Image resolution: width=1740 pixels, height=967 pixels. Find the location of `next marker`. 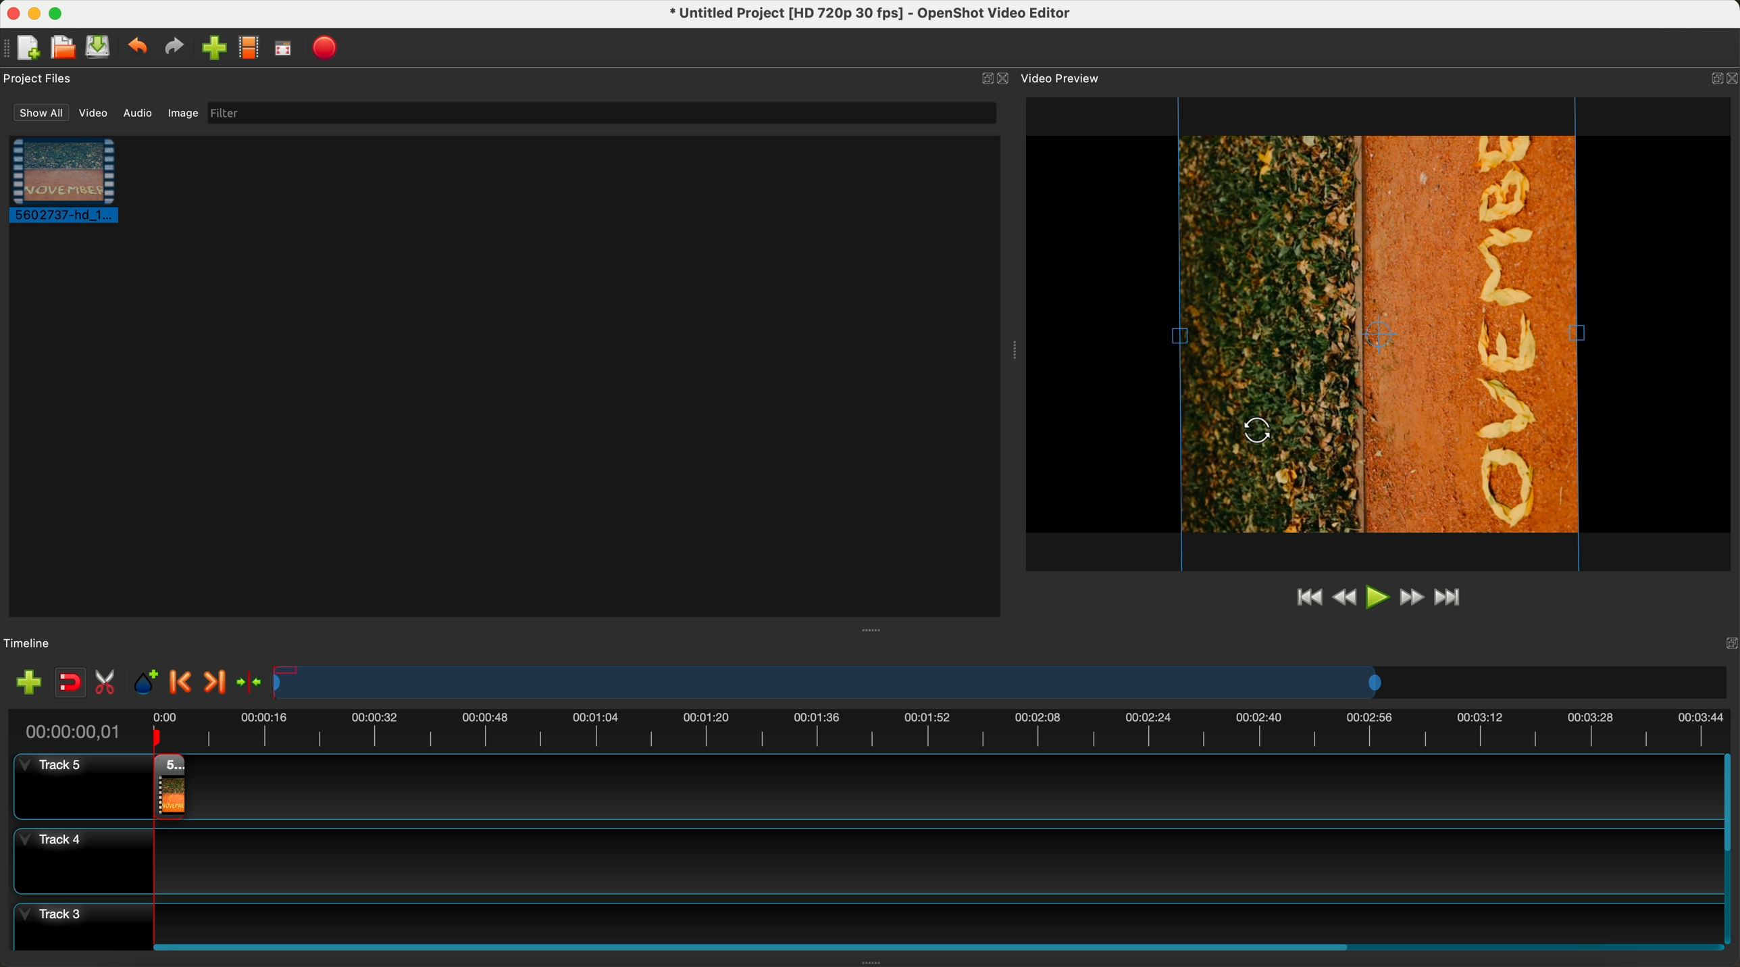

next marker is located at coordinates (220, 679).